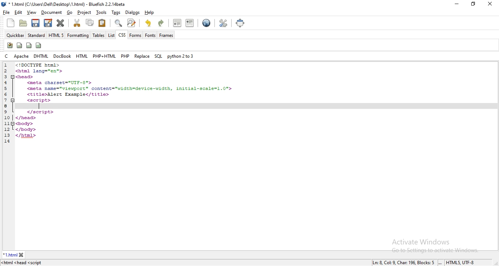 The width and height of the screenshot is (499, 266). What do you see at coordinates (5, 111) in the screenshot?
I see `9` at bounding box center [5, 111].